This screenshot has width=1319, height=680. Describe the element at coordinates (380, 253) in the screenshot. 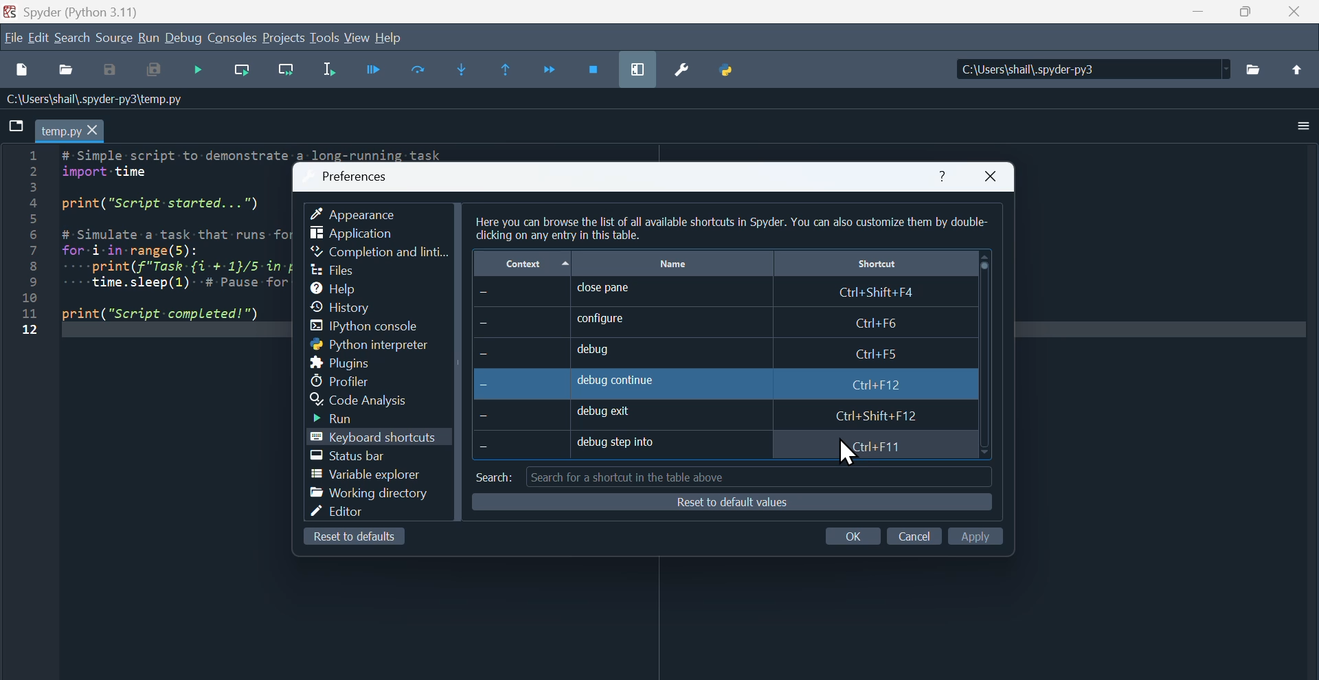

I see `Completion and` at that location.